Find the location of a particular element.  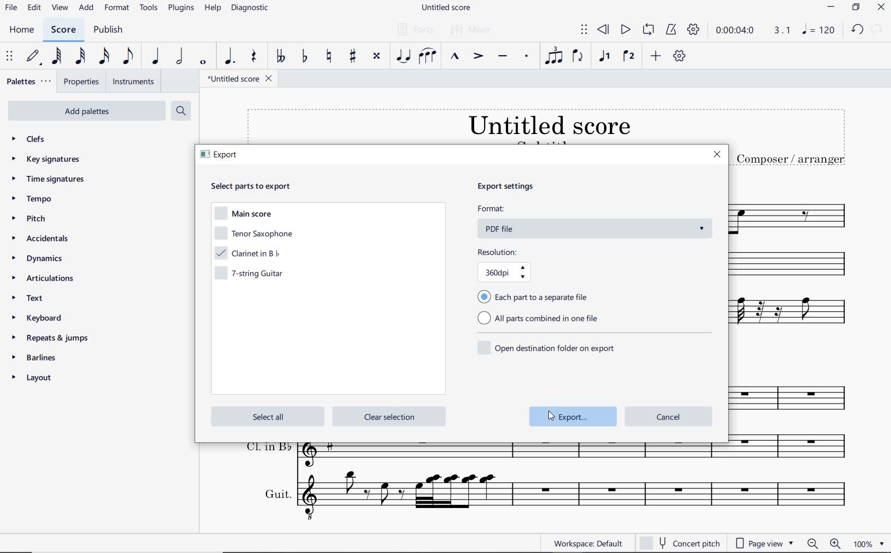

PLAY is located at coordinates (624, 29).